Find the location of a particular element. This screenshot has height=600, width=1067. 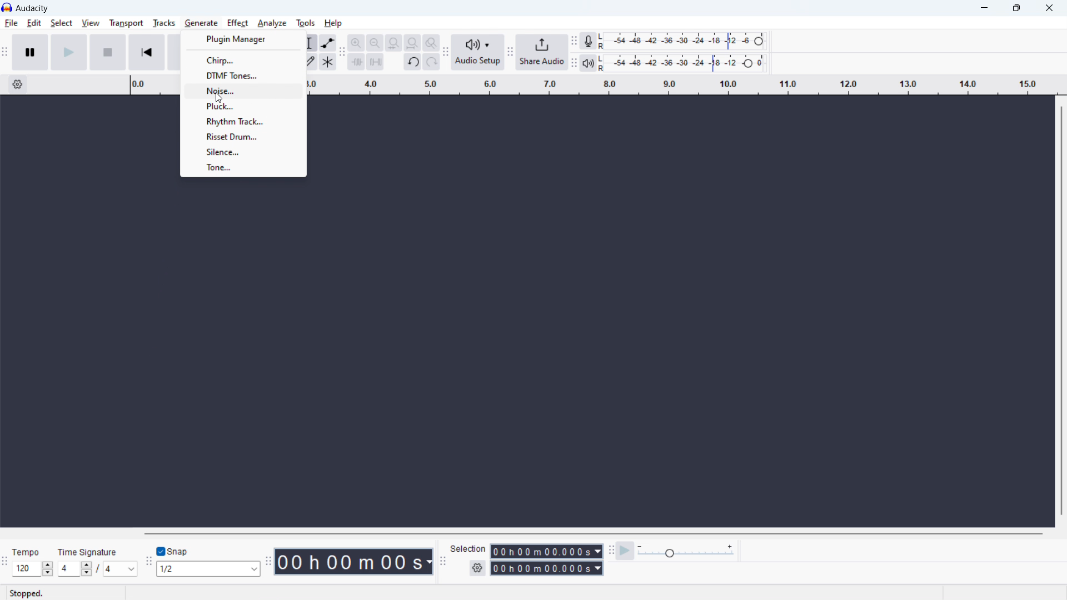

redo is located at coordinates (431, 62).